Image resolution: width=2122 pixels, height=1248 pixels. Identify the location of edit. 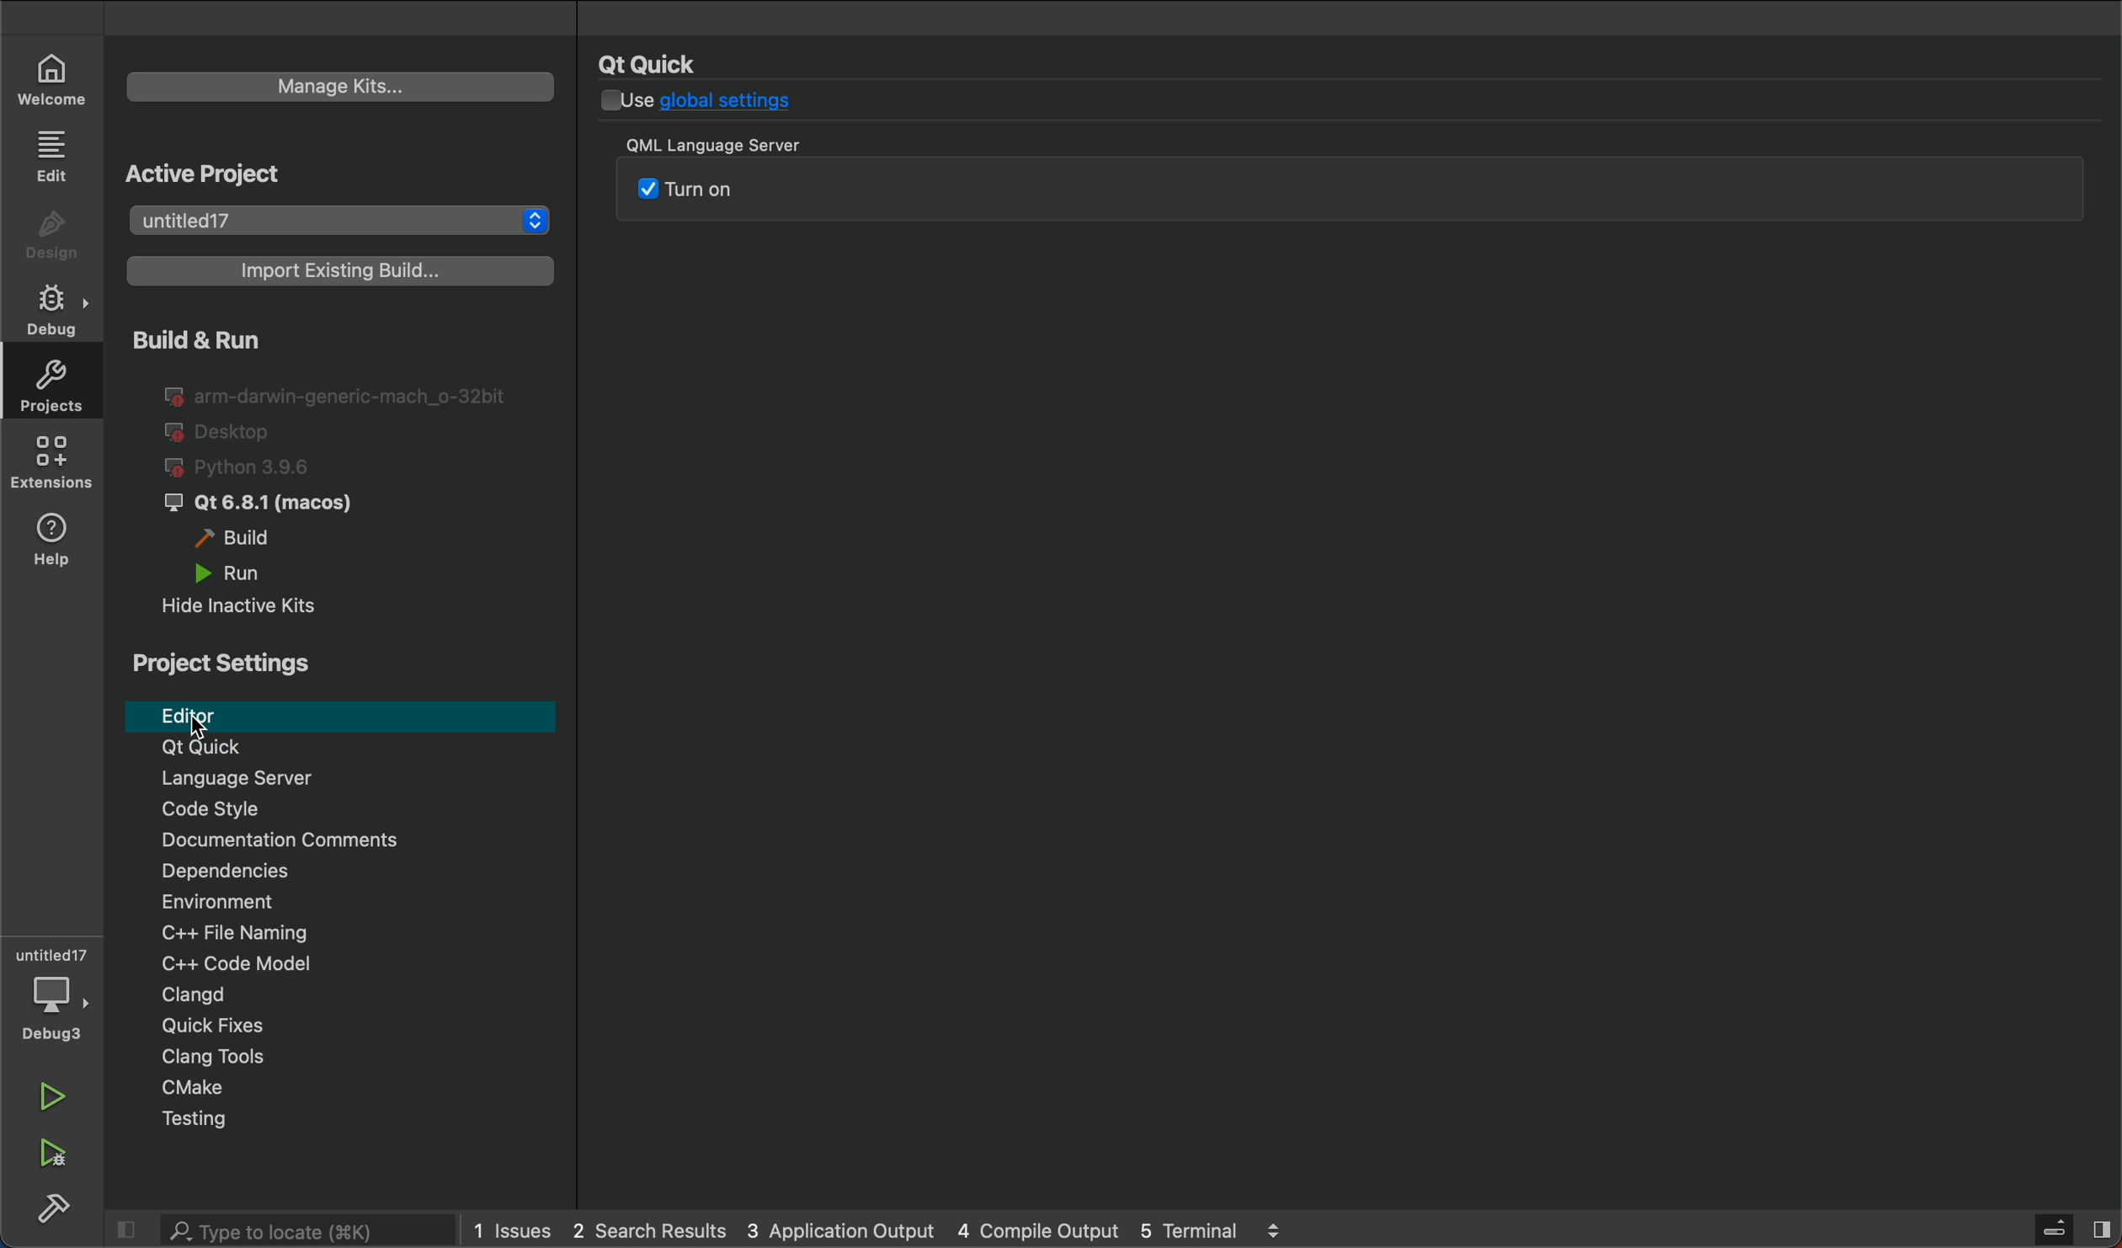
(57, 158).